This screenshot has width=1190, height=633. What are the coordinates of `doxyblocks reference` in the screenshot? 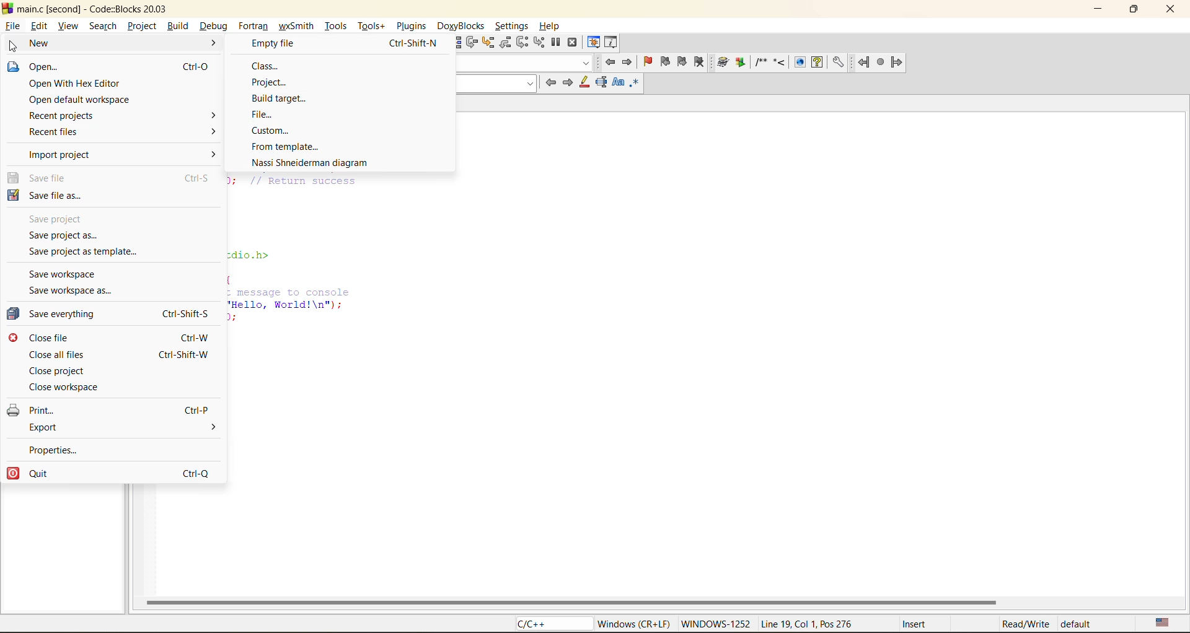 It's located at (780, 63).